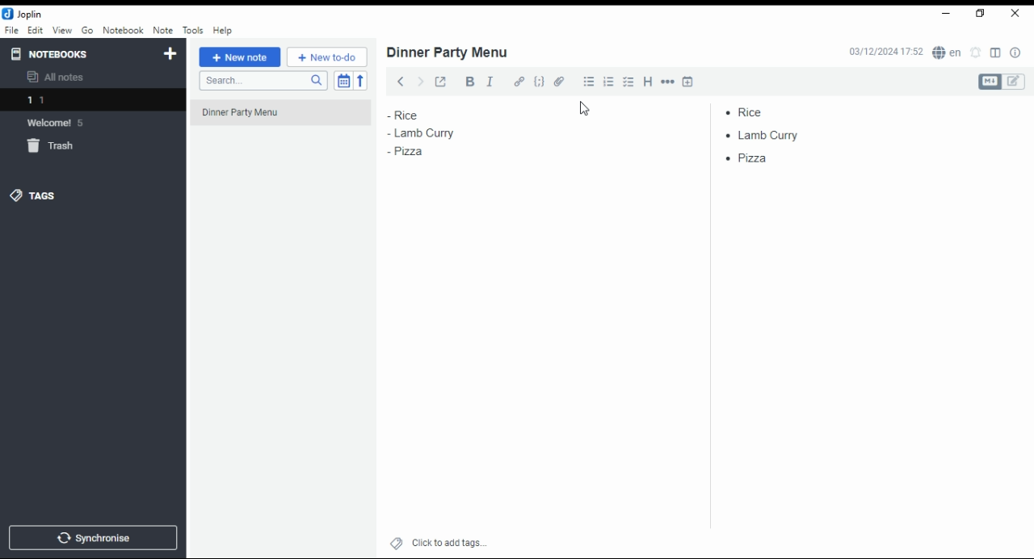 Image resolution: width=1034 pixels, height=559 pixels. I want to click on tools, so click(192, 29).